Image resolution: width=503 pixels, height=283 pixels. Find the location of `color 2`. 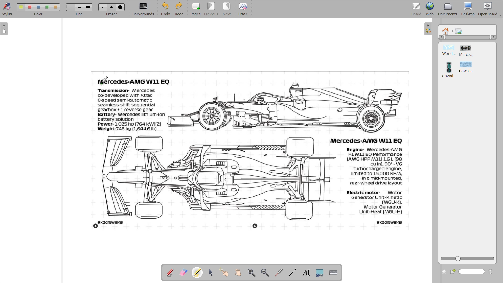

color 2 is located at coordinates (29, 7).